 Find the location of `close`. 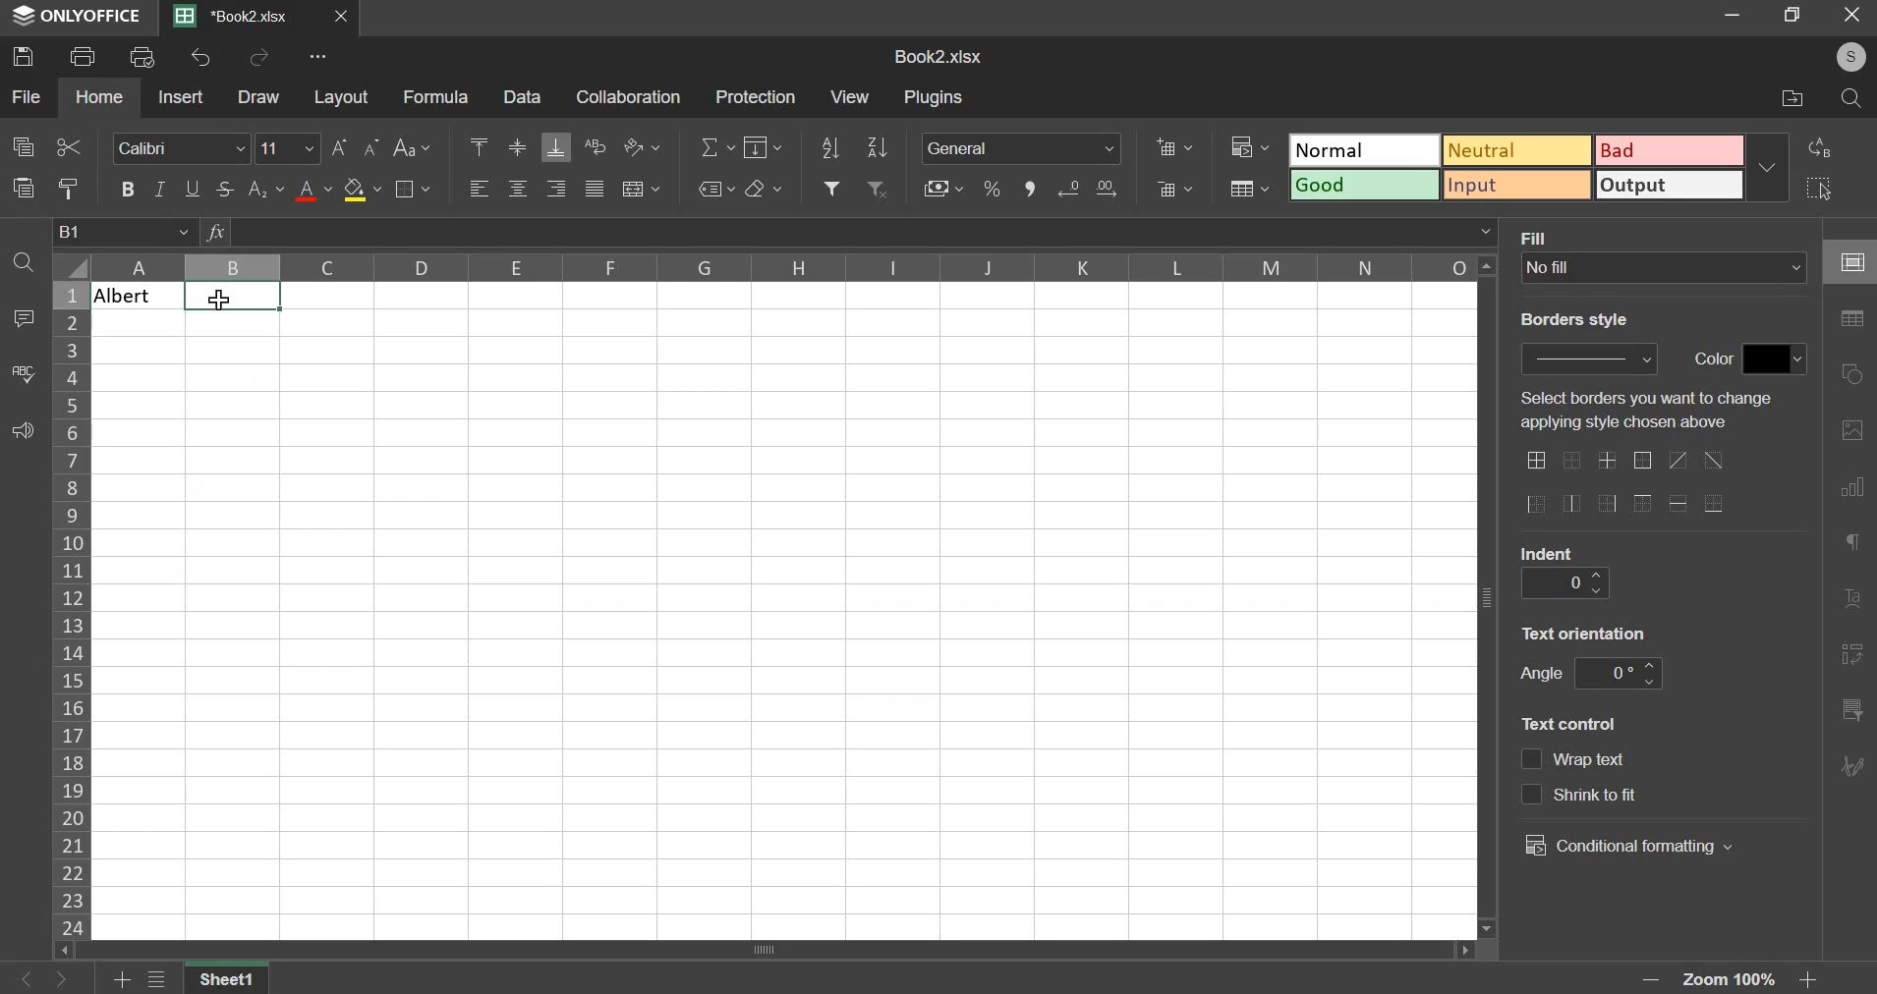

close is located at coordinates (344, 17).